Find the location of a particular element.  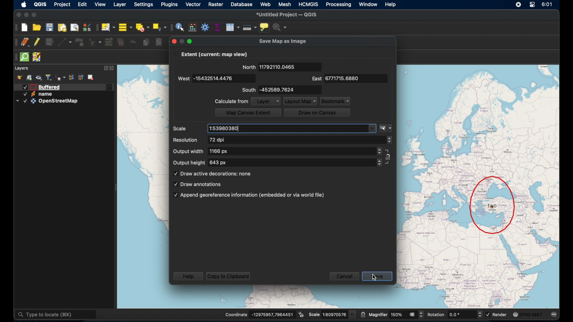

magnifier is located at coordinates (378, 315).